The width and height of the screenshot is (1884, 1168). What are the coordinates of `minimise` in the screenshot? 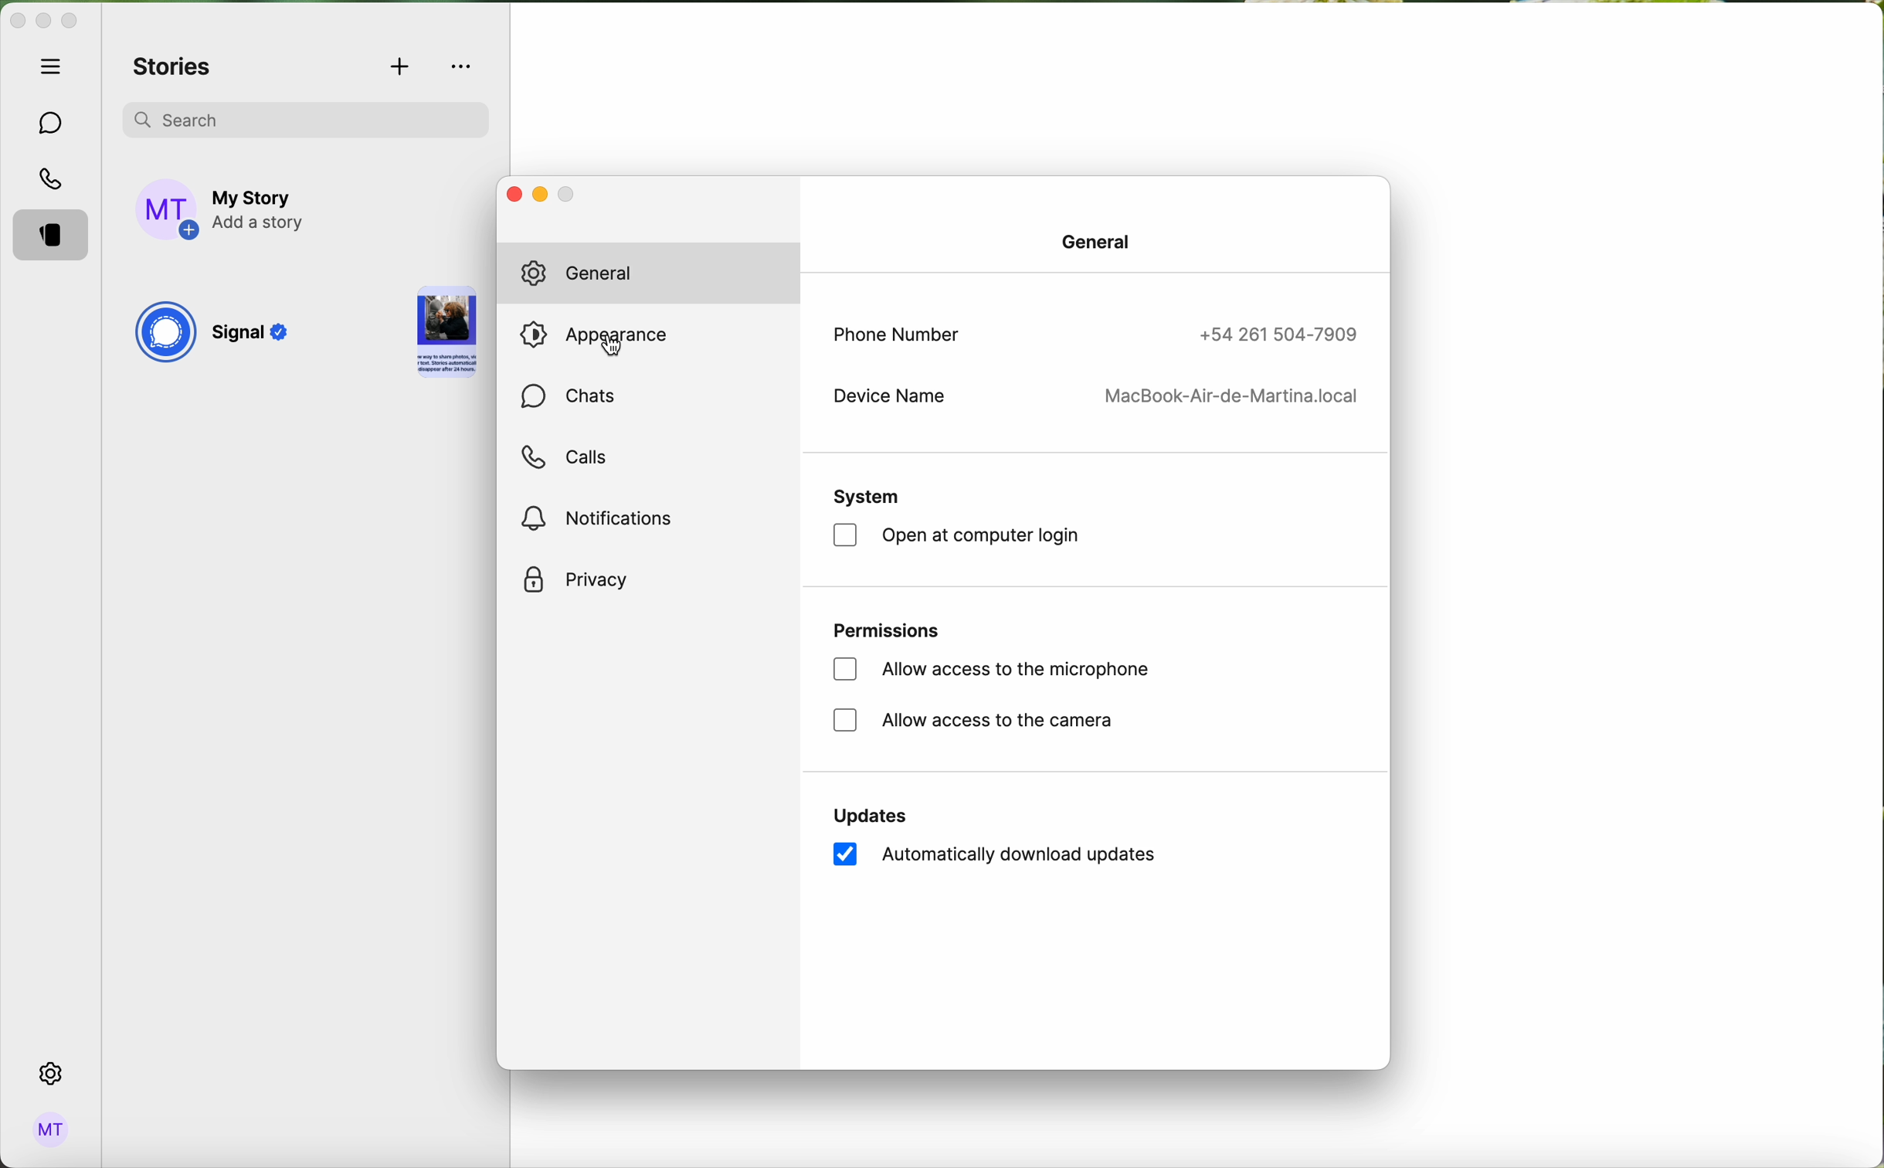 It's located at (569, 198).